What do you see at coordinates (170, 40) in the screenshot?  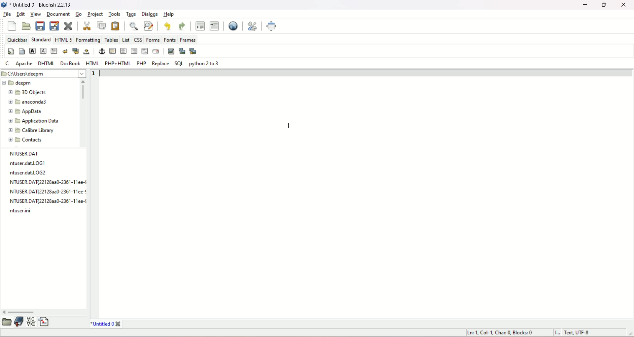 I see `fonts` at bounding box center [170, 40].